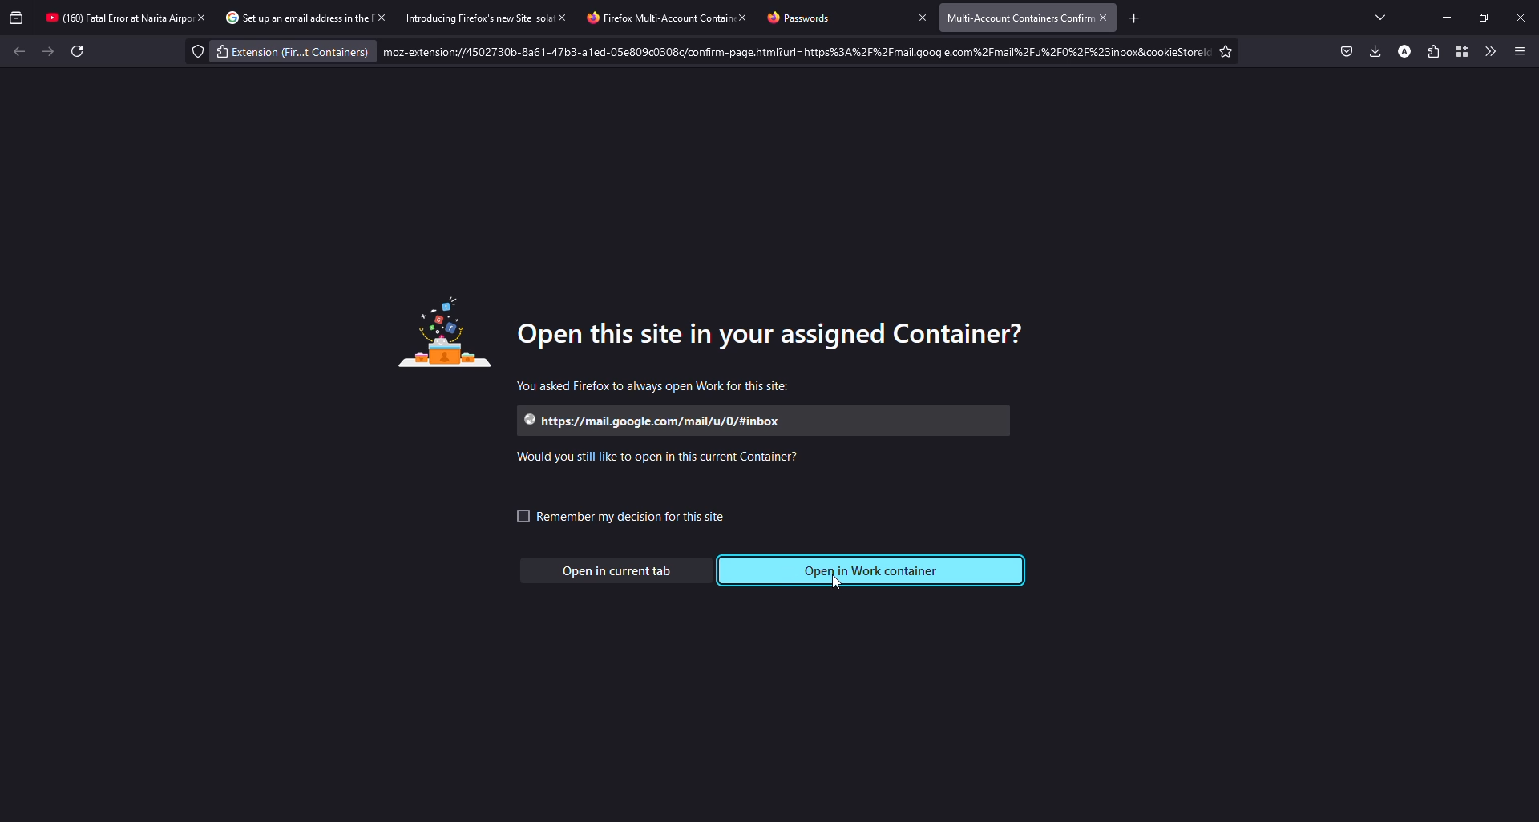 This screenshot has height=822, width=1539. What do you see at coordinates (1403, 51) in the screenshot?
I see `profile` at bounding box center [1403, 51].